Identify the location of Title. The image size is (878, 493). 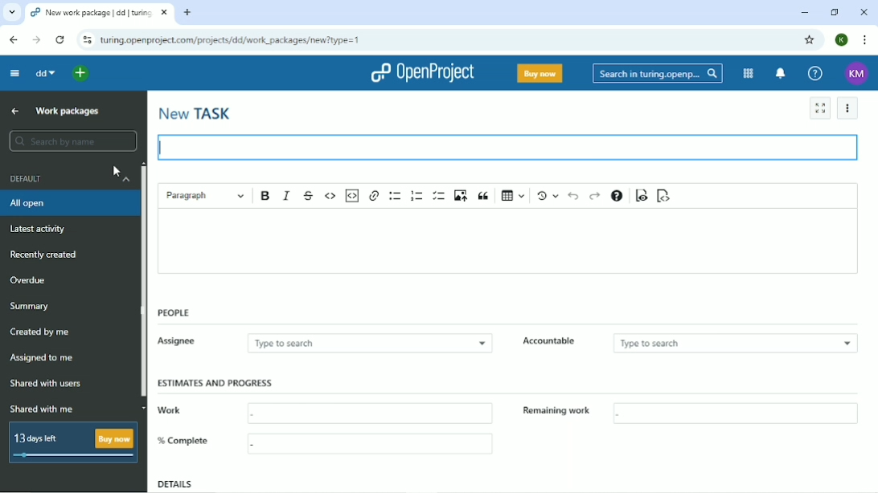
(513, 146).